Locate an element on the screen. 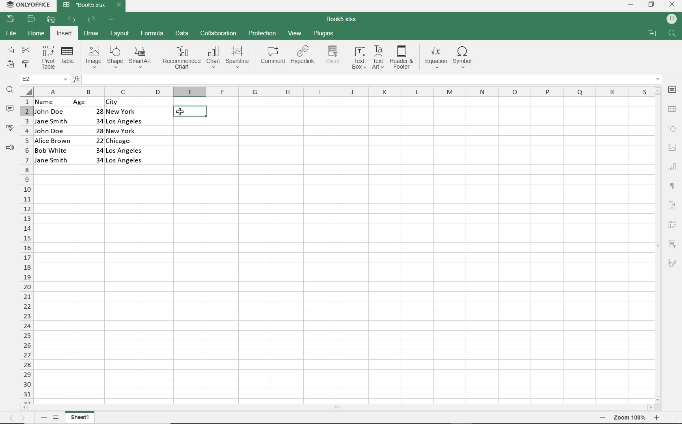 This screenshot has height=424, width=682. SPELL CHECKER is located at coordinates (10, 130).